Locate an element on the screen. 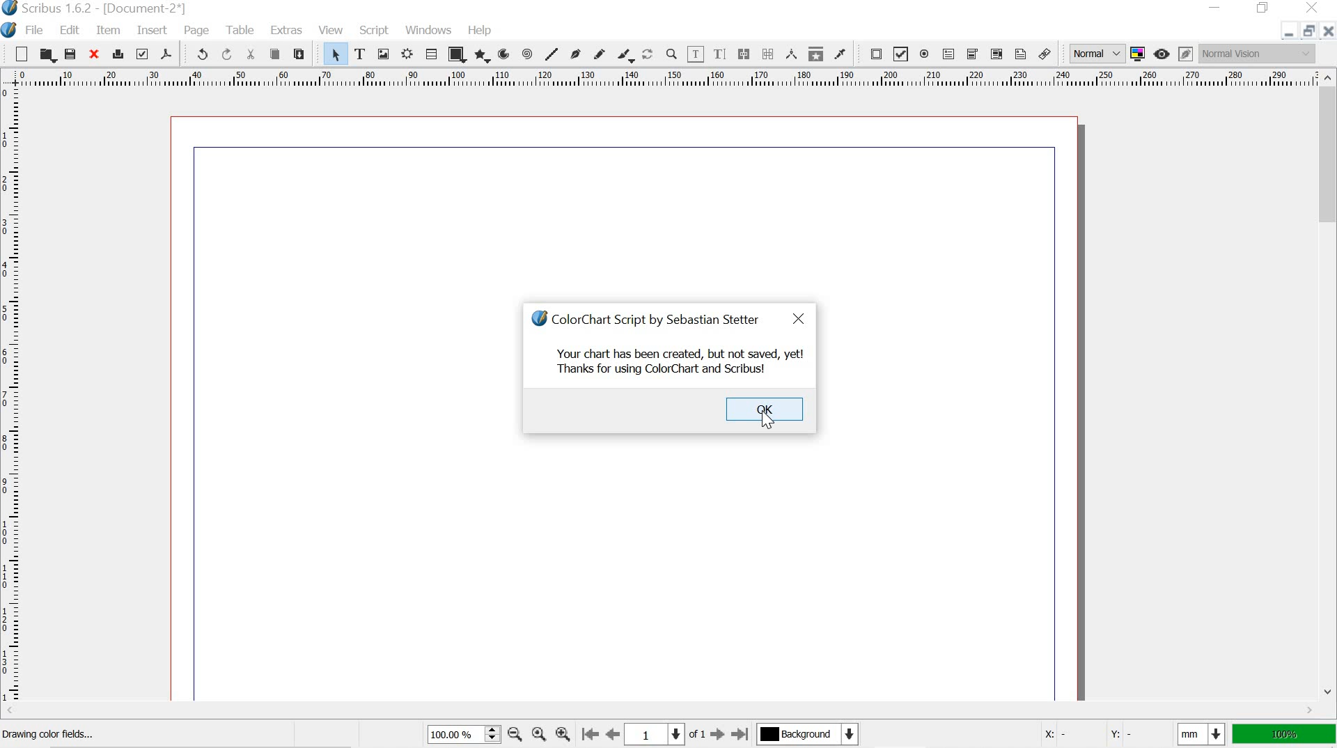 This screenshot has width=1337, height=748. edit text with story editor is located at coordinates (719, 55).